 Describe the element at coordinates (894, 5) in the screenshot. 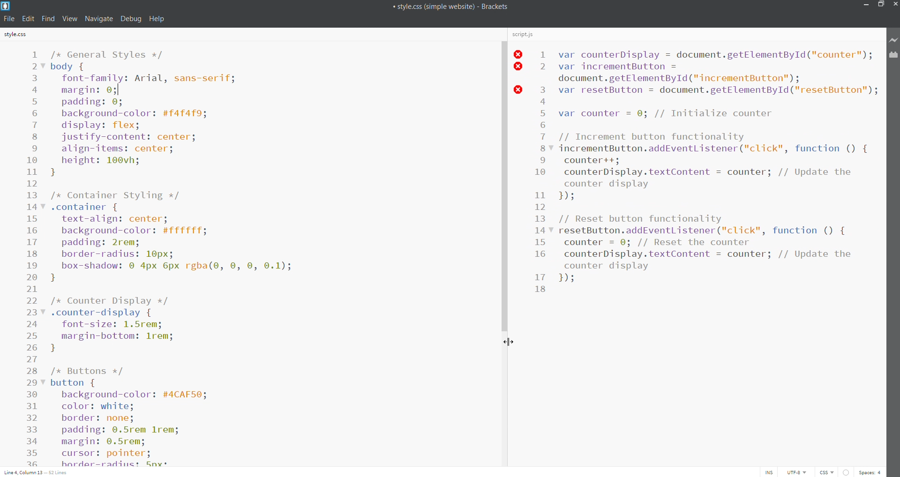

I see `close` at that location.